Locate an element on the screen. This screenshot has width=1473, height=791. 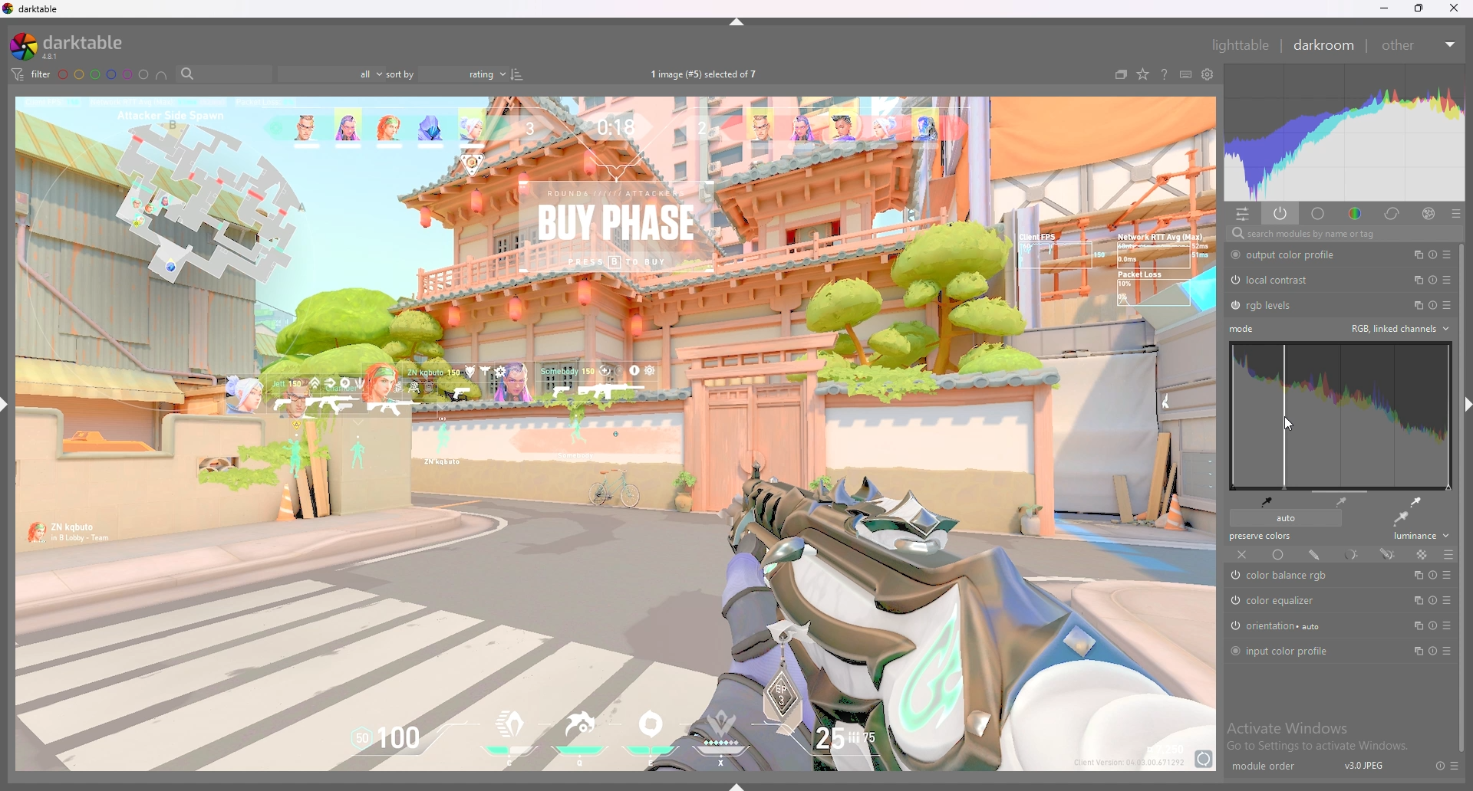
show active modules is located at coordinates (1280, 213).